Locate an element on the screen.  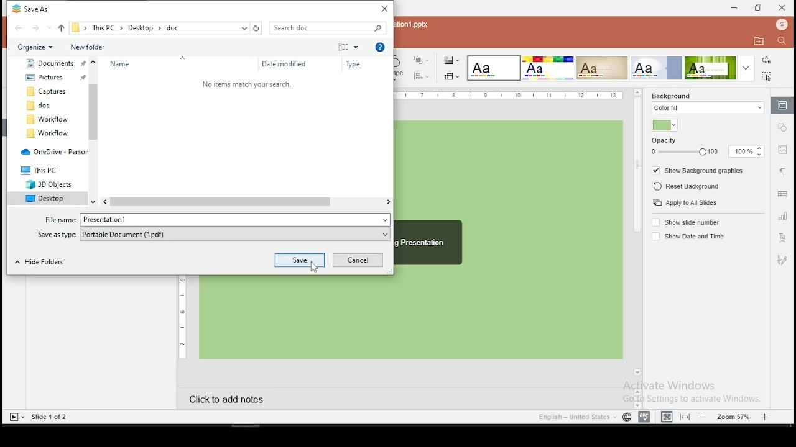
arrange objects is located at coordinates (422, 60).